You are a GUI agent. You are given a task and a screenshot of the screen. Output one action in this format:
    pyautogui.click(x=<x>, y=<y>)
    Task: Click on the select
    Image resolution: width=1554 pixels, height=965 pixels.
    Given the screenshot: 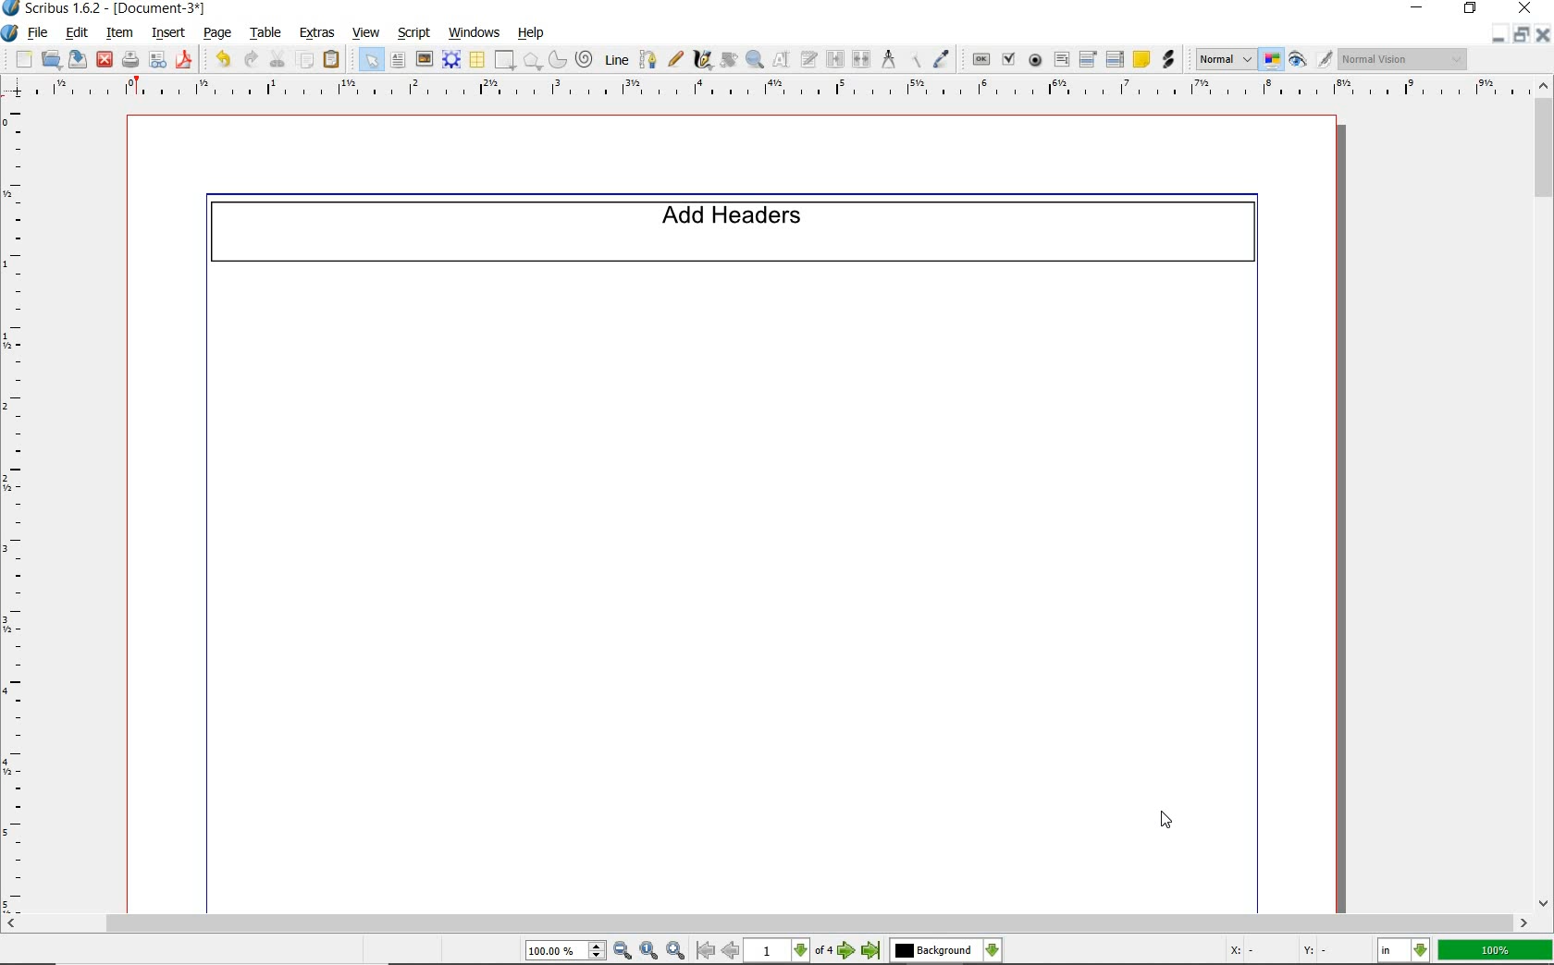 What is the action you would take?
    pyautogui.click(x=373, y=63)
    